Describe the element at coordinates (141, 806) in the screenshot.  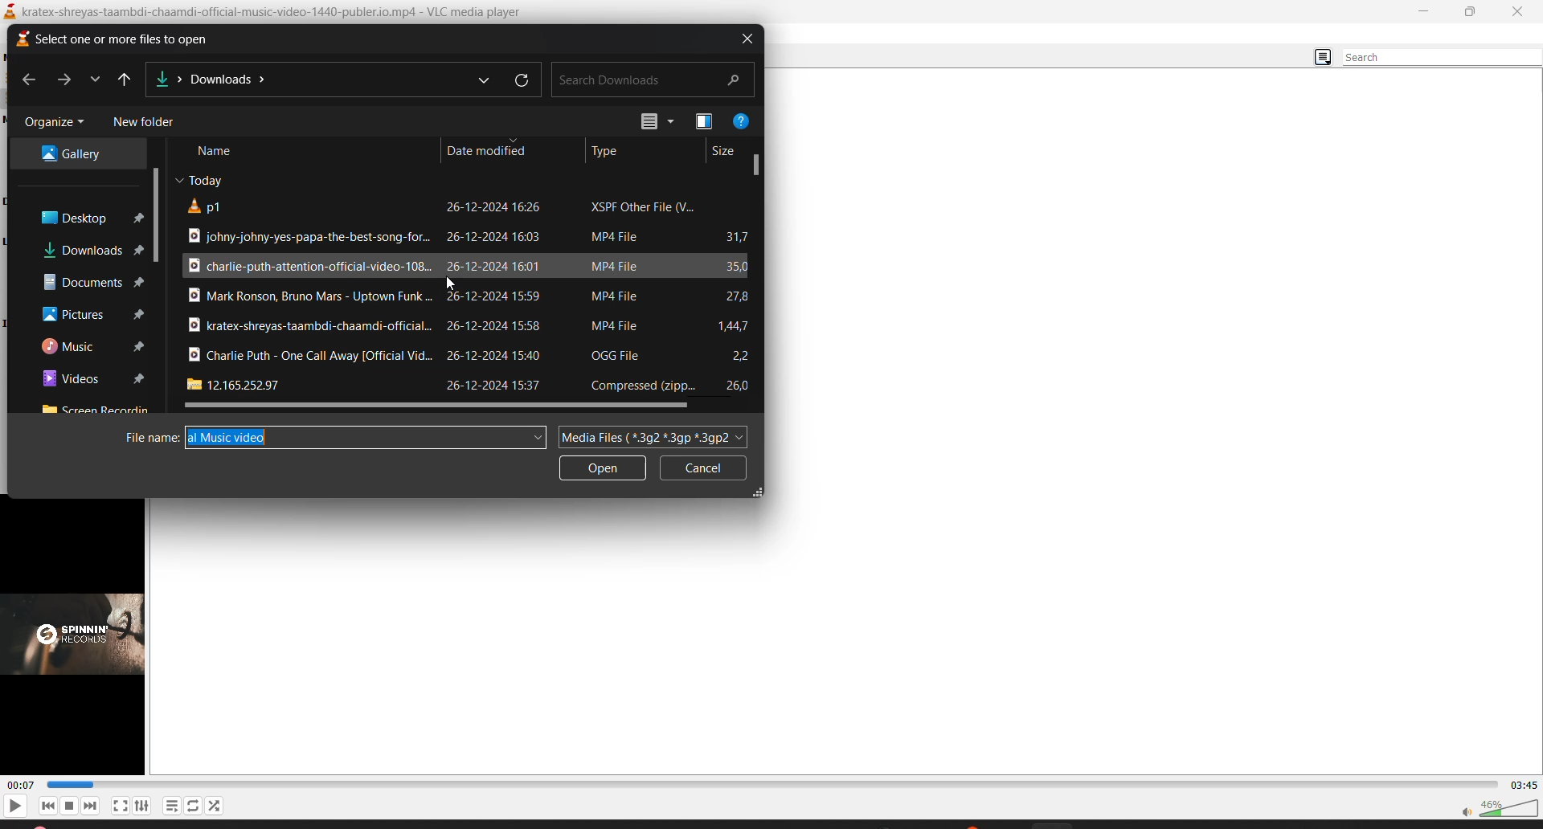
I see `settings` at that location.